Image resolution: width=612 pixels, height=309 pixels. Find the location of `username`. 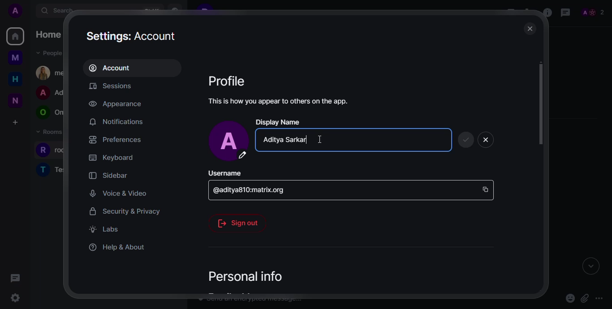

username is located at coordinates (225, 174).